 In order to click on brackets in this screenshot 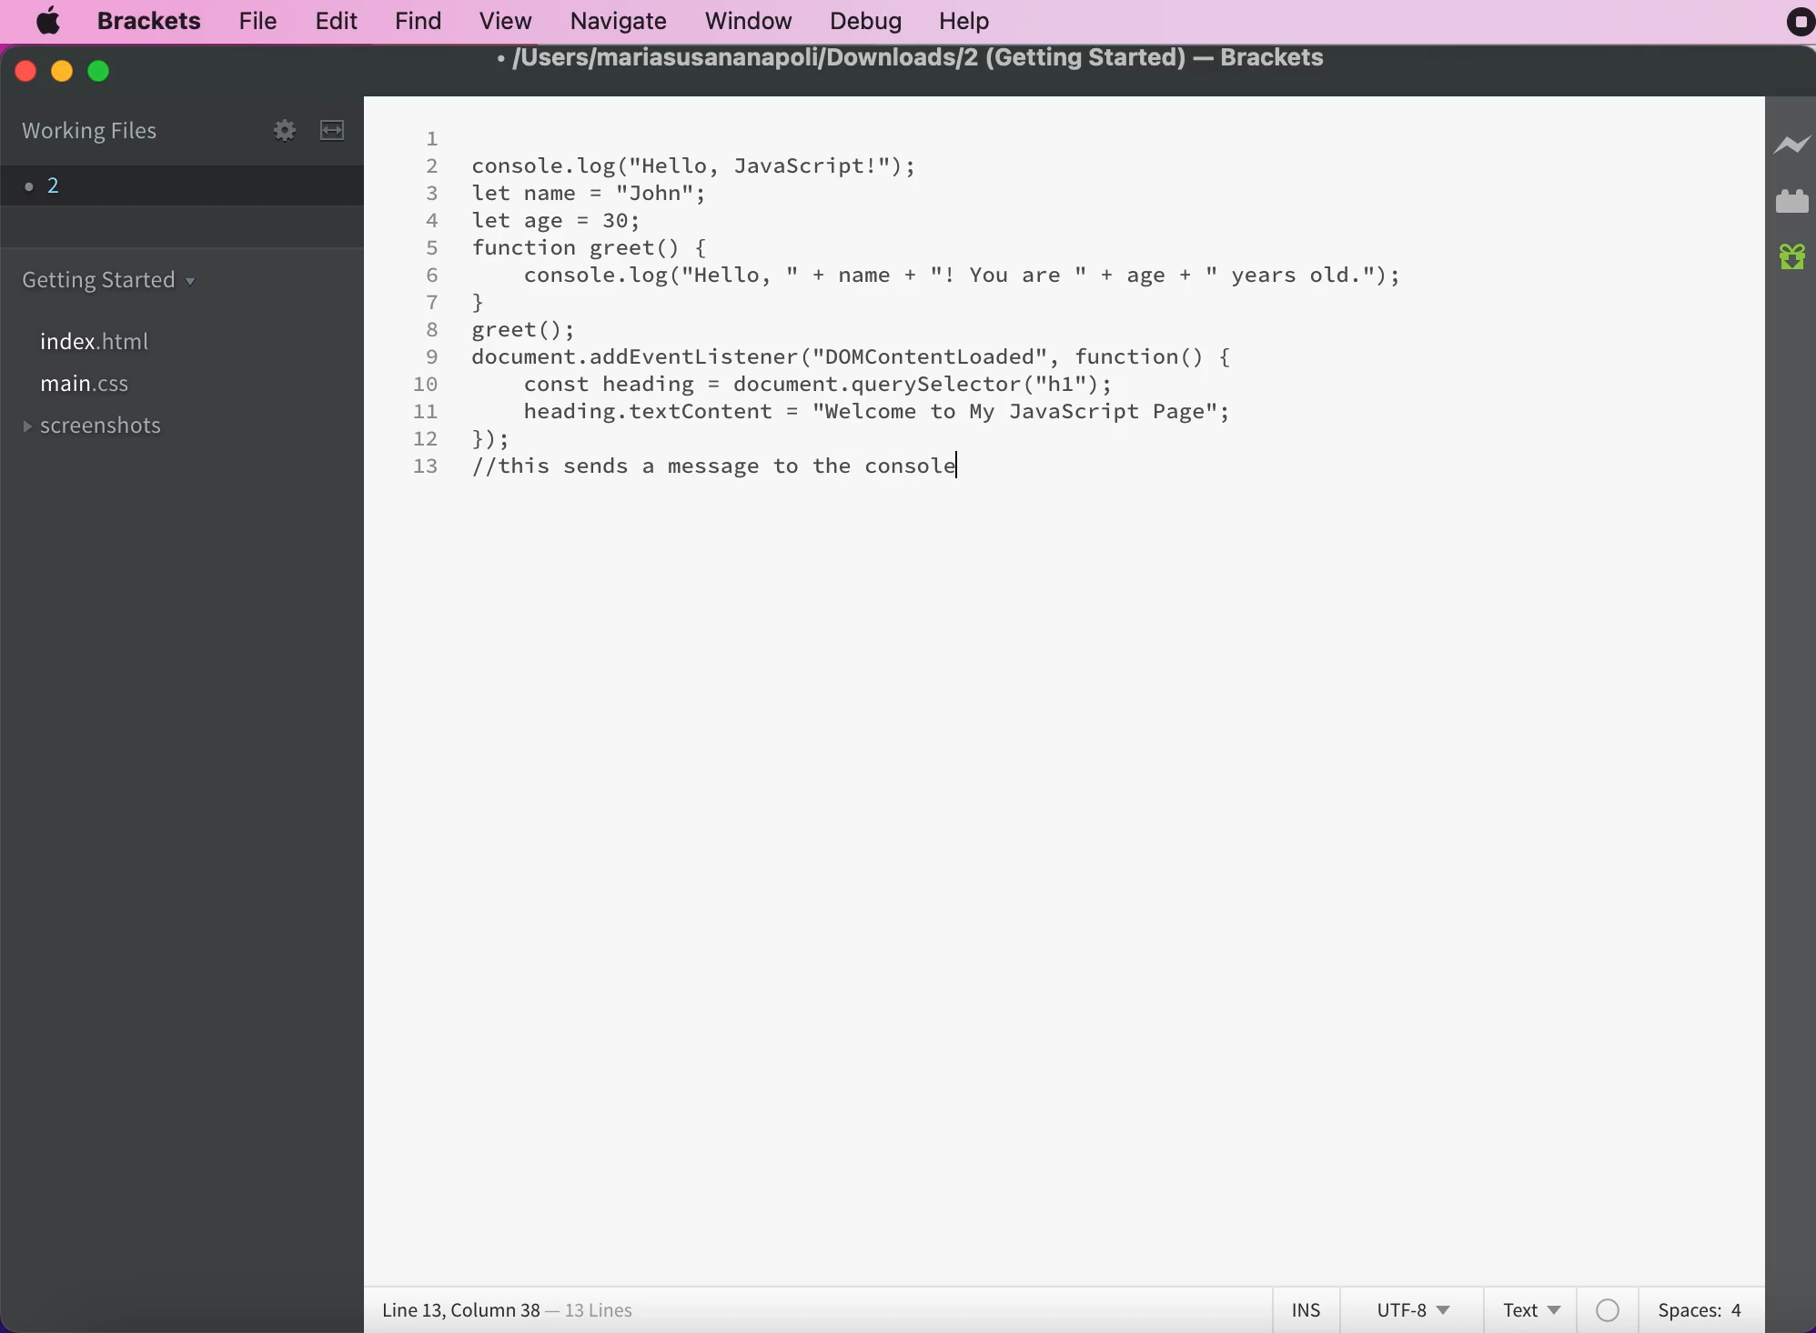, I will do `click(139, 24)`.